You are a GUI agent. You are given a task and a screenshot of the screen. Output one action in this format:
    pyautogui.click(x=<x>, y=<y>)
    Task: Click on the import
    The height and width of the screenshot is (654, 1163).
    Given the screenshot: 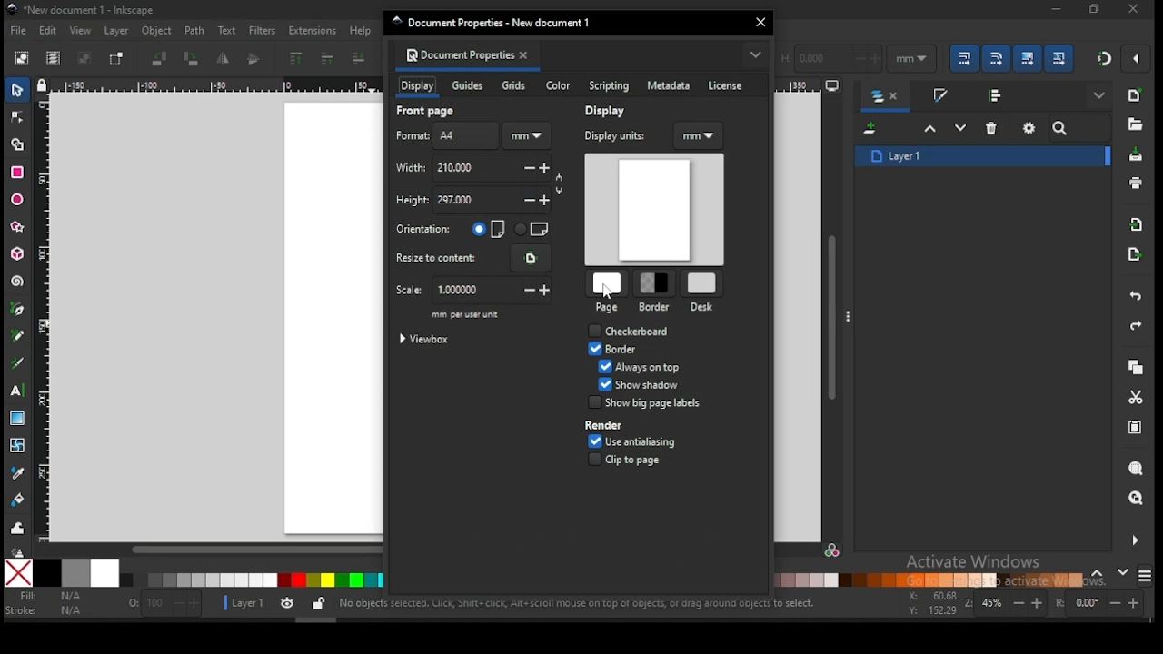 What is the action you would take?
    pyautogui.click(x=1137, y=224)
    